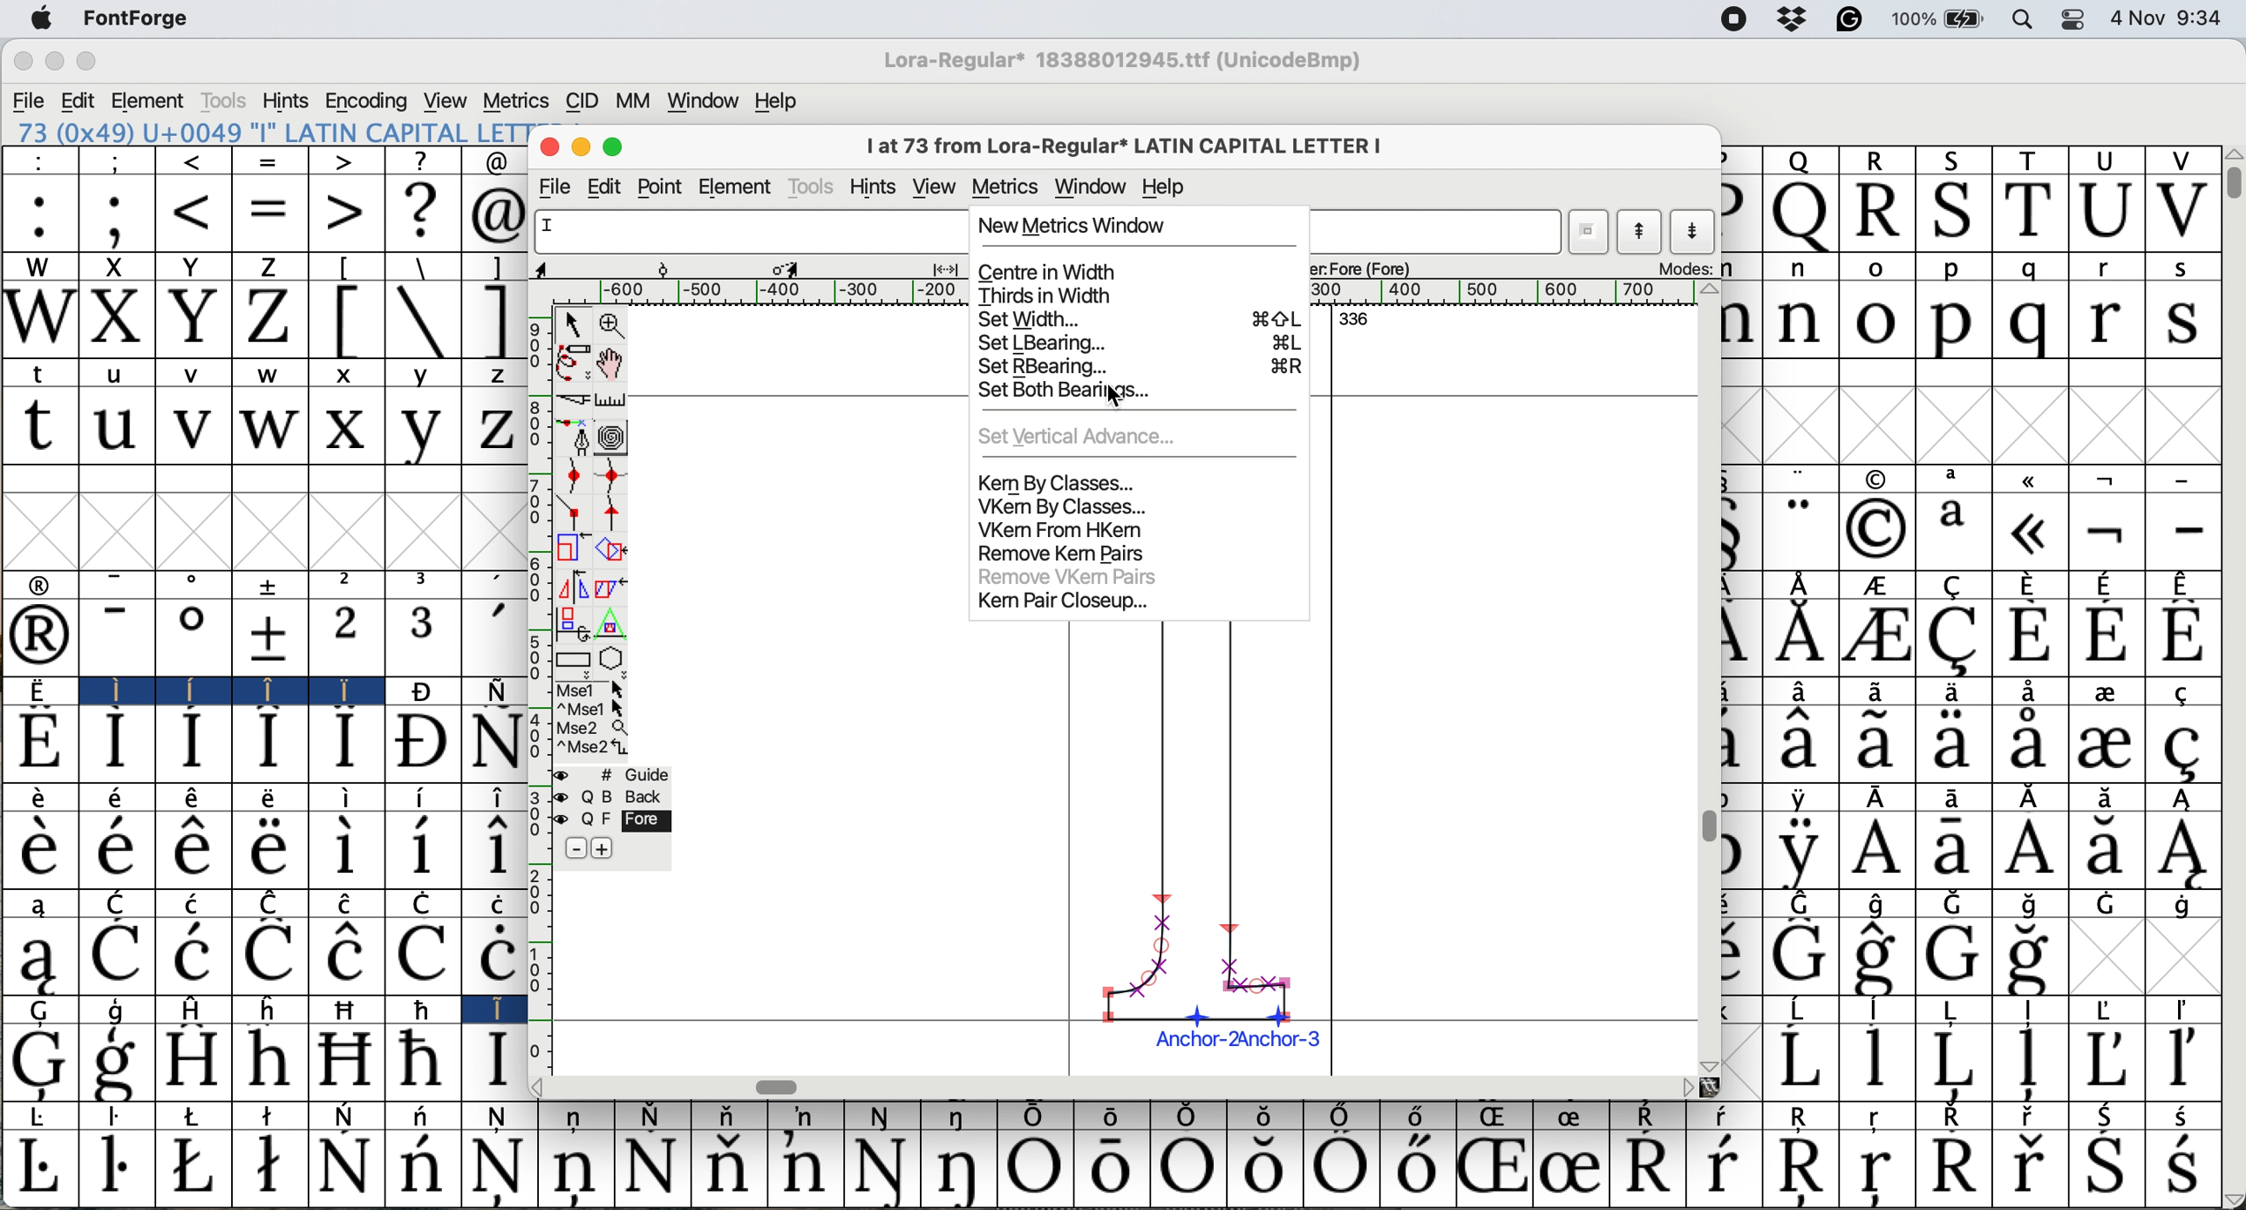 The image size is (2246, 1210). Describe the element at coordinates (493, 955) in the screenshot. I see `Symbol` at that location.